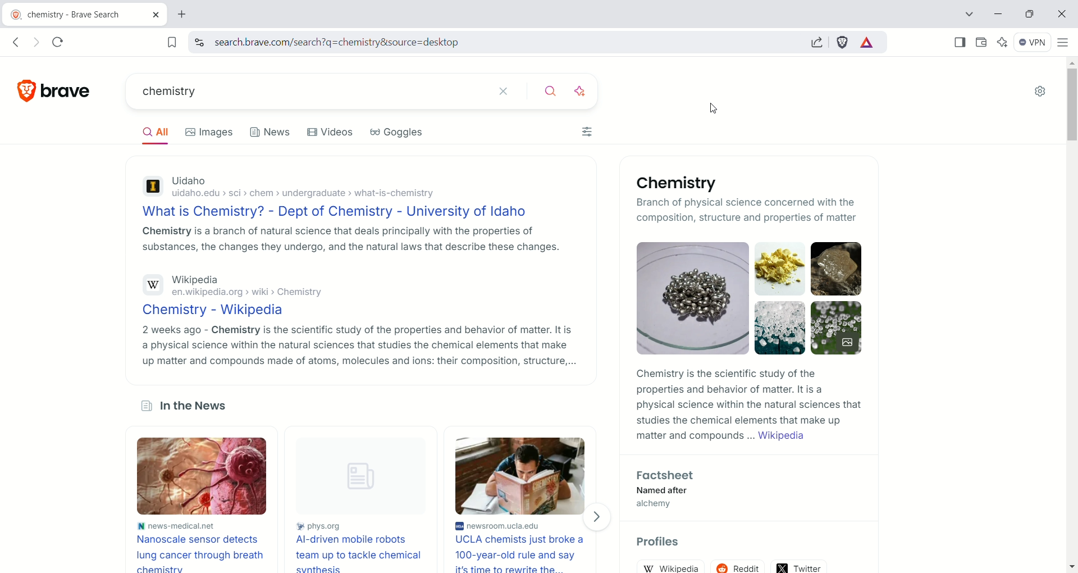 This screenshot has height=573, width=1078. Describe the element at coordinates (204, 525) in the screenshot. I see `news-medical.net` at that location.